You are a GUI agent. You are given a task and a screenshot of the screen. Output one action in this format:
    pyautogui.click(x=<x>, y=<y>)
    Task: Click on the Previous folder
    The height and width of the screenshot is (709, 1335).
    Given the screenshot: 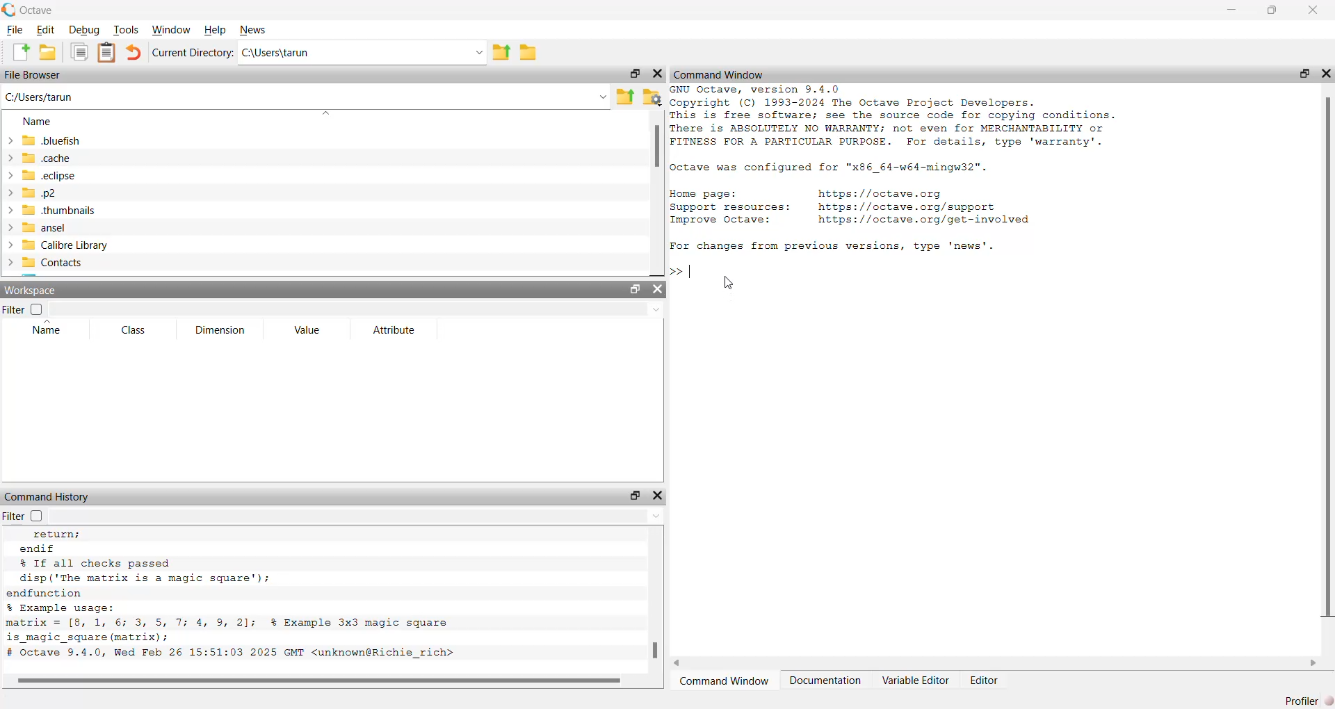 What is the action you would take?
    pyautogui.click(x=501, y=54)
    